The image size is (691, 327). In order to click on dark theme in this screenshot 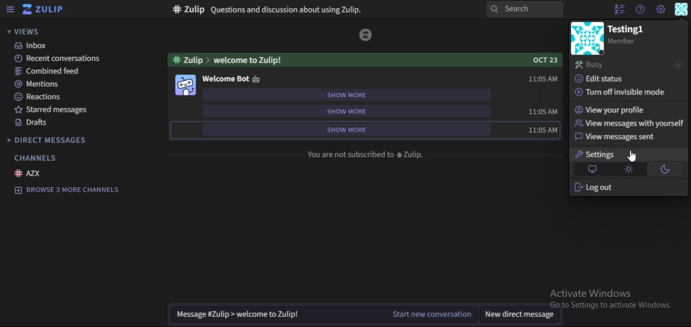, I will do `click(665, 171)`.